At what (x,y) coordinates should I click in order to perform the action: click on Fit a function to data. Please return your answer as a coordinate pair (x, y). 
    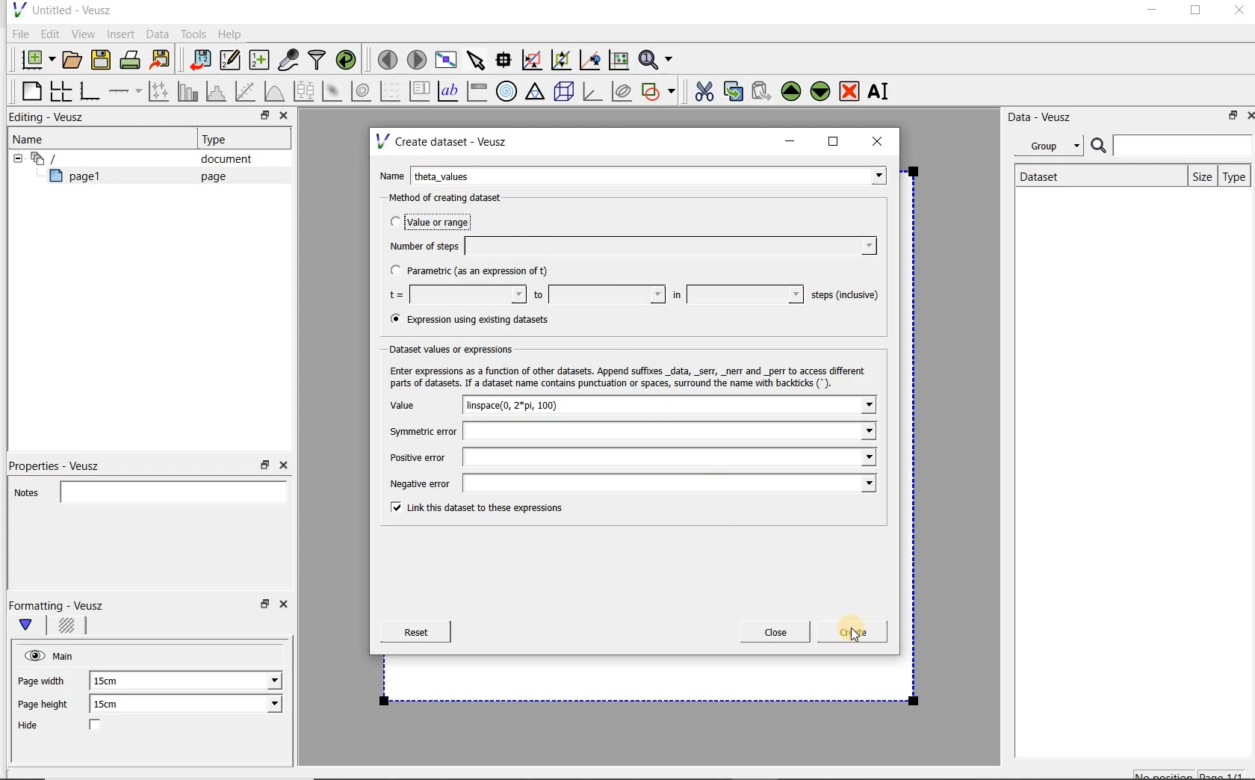
    Looking at the image, I should click on (247, 91).